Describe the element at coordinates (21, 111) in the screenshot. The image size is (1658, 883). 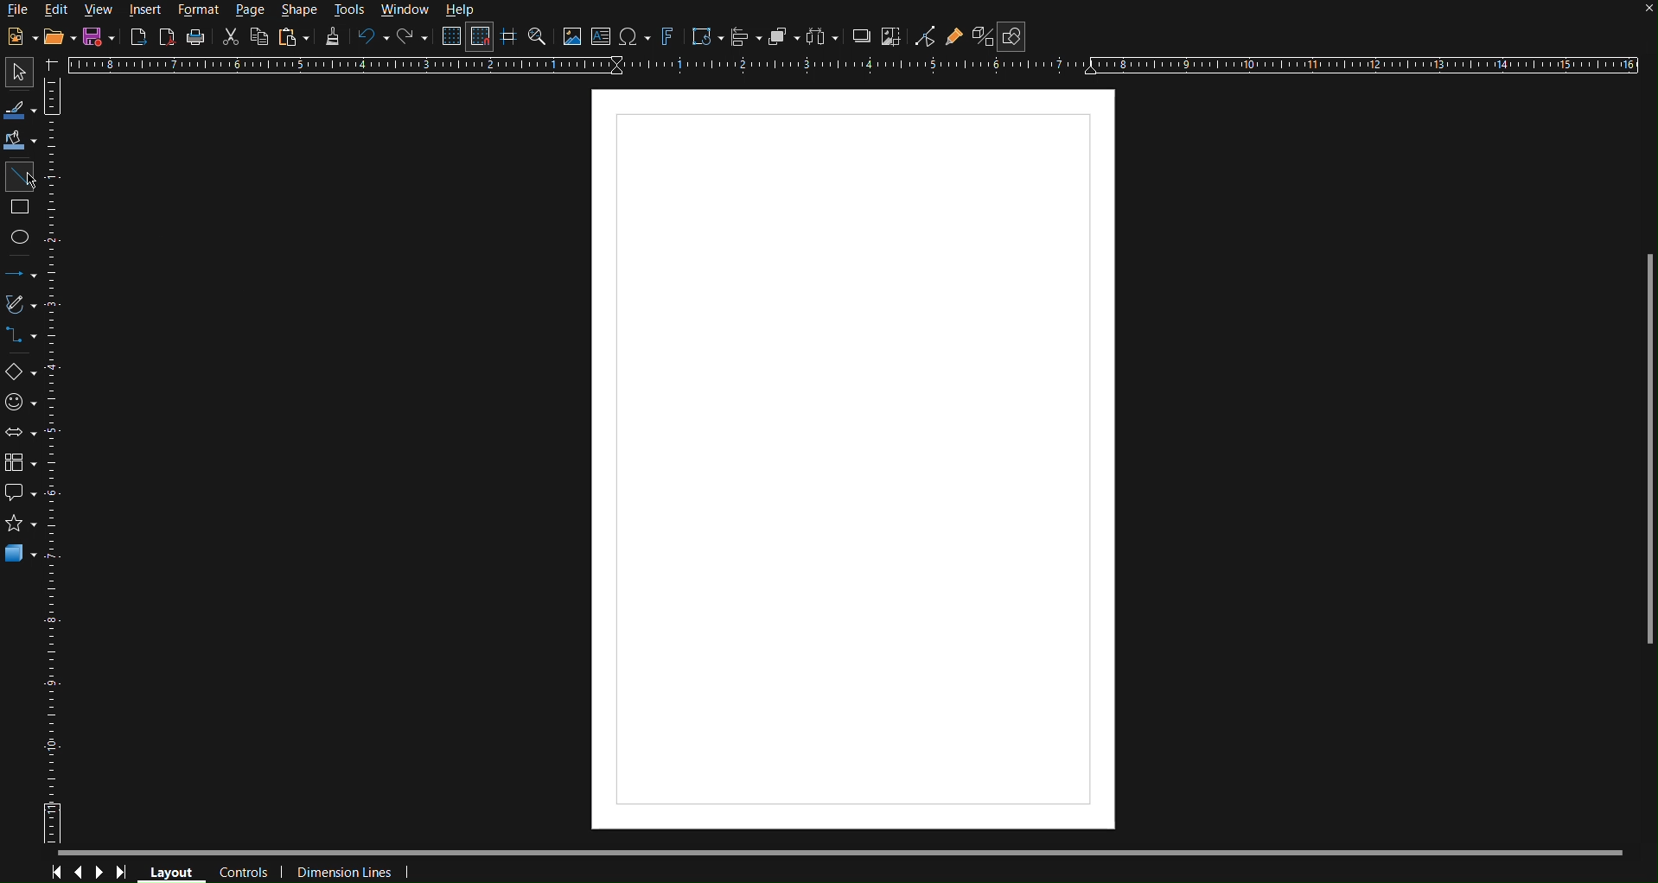
I see `Line color` at that location.